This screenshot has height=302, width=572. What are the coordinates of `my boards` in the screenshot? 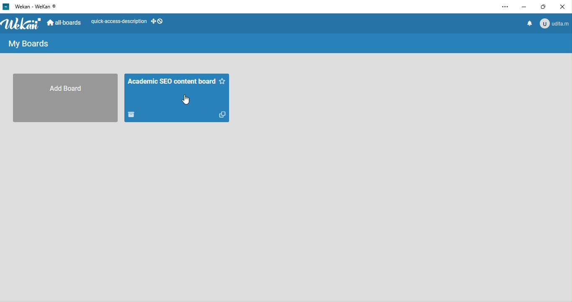 It's located at (30, 44).